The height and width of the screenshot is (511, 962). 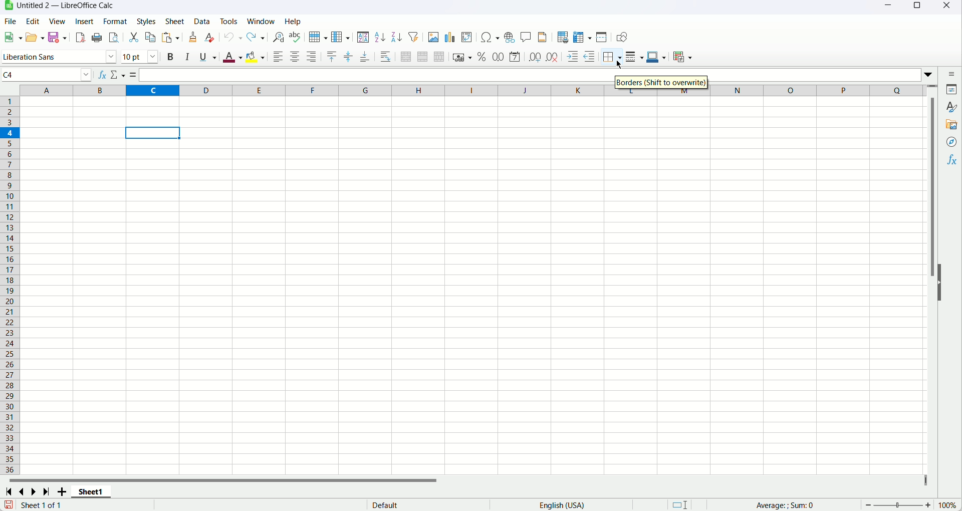 What do you see at coordinates (210, 37) in the screenshot?
I see `Clear formatting` at bounding box center [210, 37].